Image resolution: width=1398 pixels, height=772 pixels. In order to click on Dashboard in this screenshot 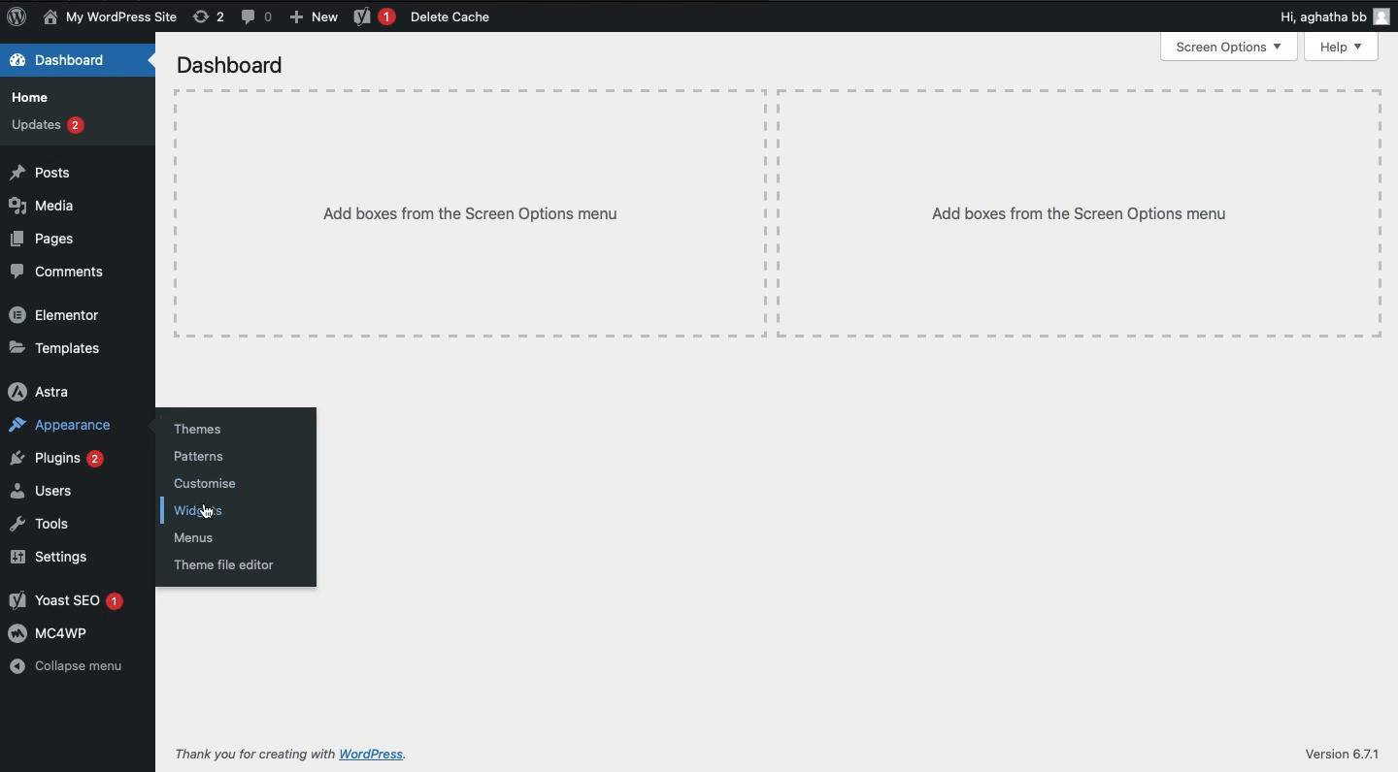, I will do `click(72, 62)`.